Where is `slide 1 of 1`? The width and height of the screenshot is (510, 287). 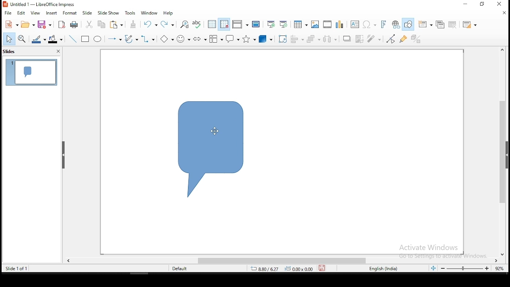 slide 1 of 1 is located at coordinates (14, 269).